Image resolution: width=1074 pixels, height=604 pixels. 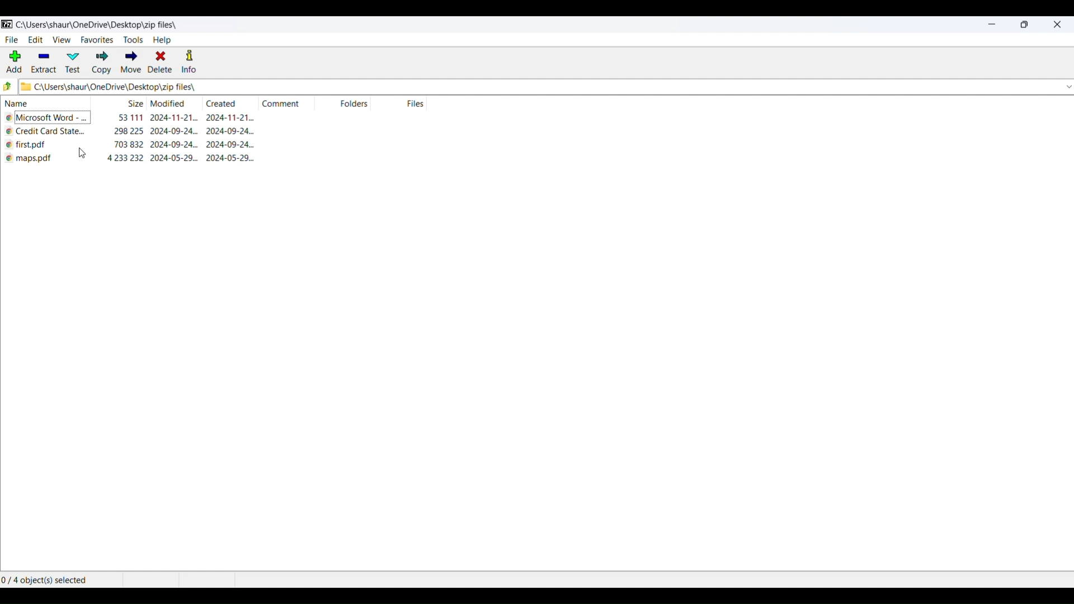 What do you see at coordinates (221, 103) in the screenshot?
I see `created` at bounding box center [221, 103].